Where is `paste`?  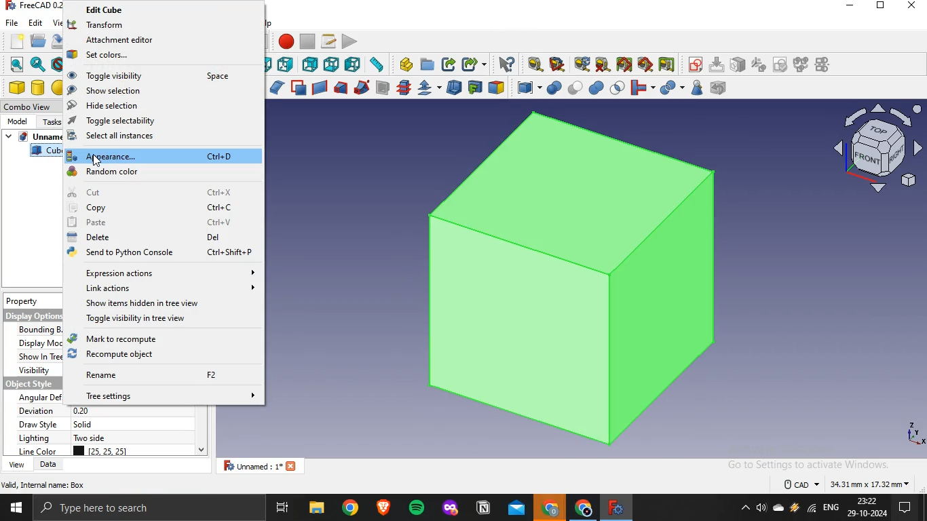
paste is located at coordinates (151, 223).